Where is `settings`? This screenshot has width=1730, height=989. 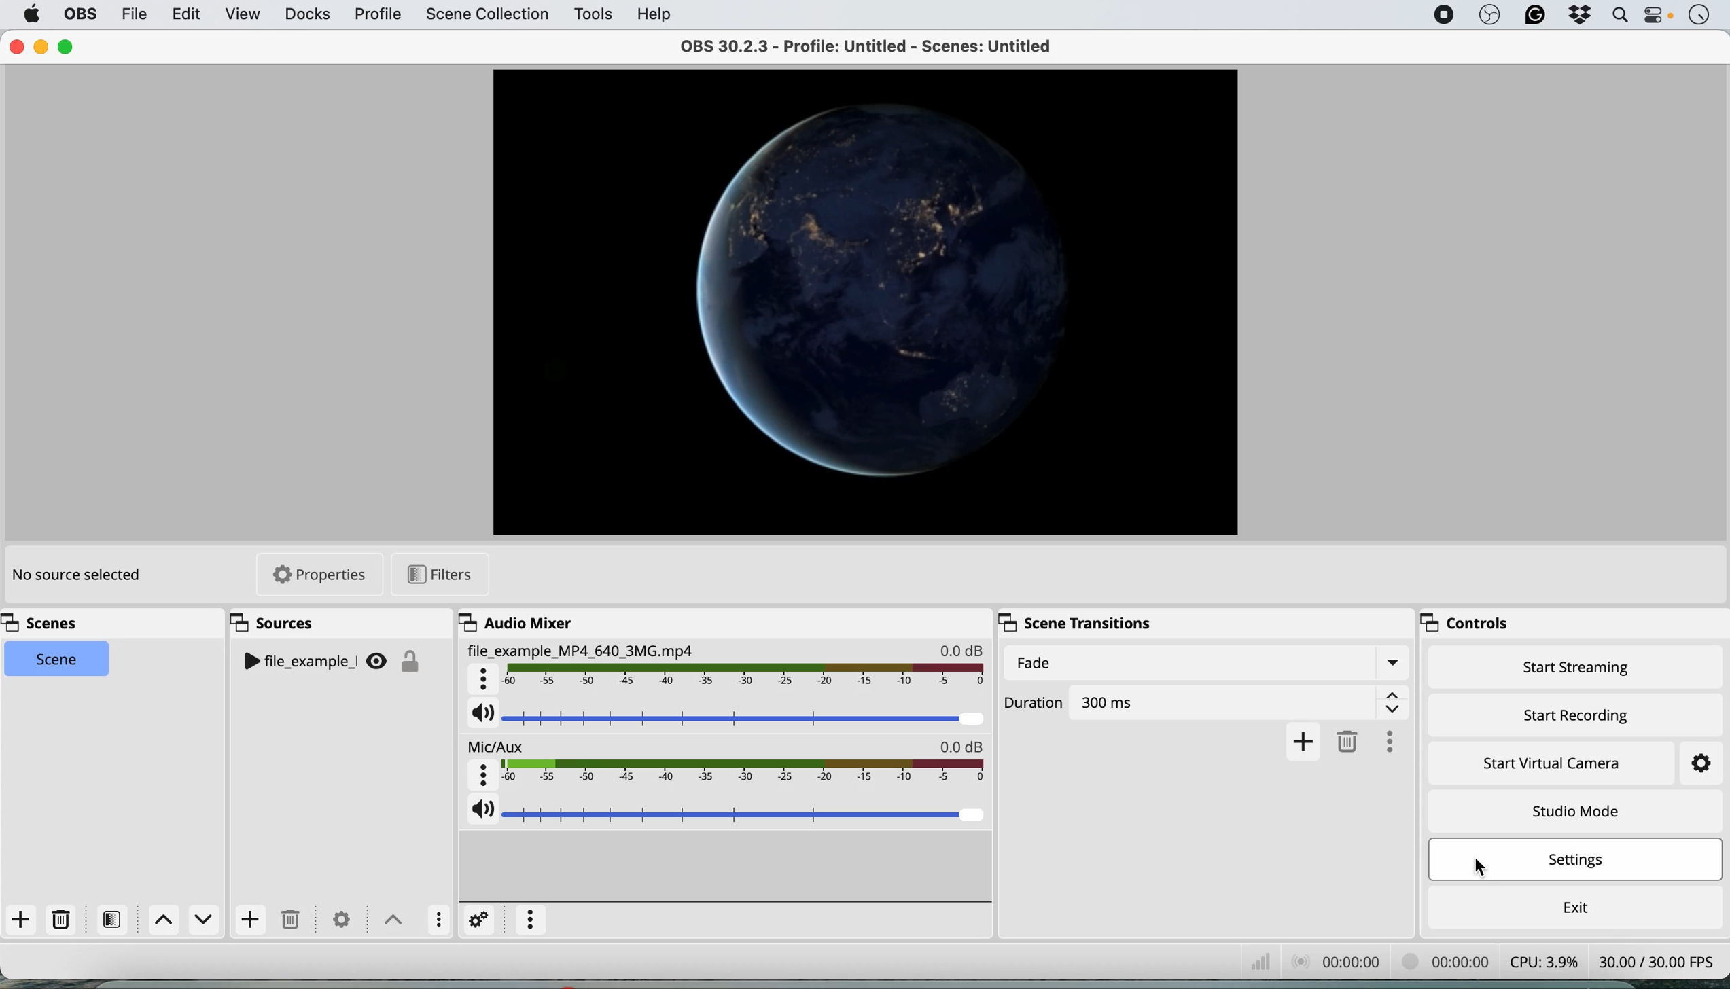
settings is located at coordinates (339, 914).